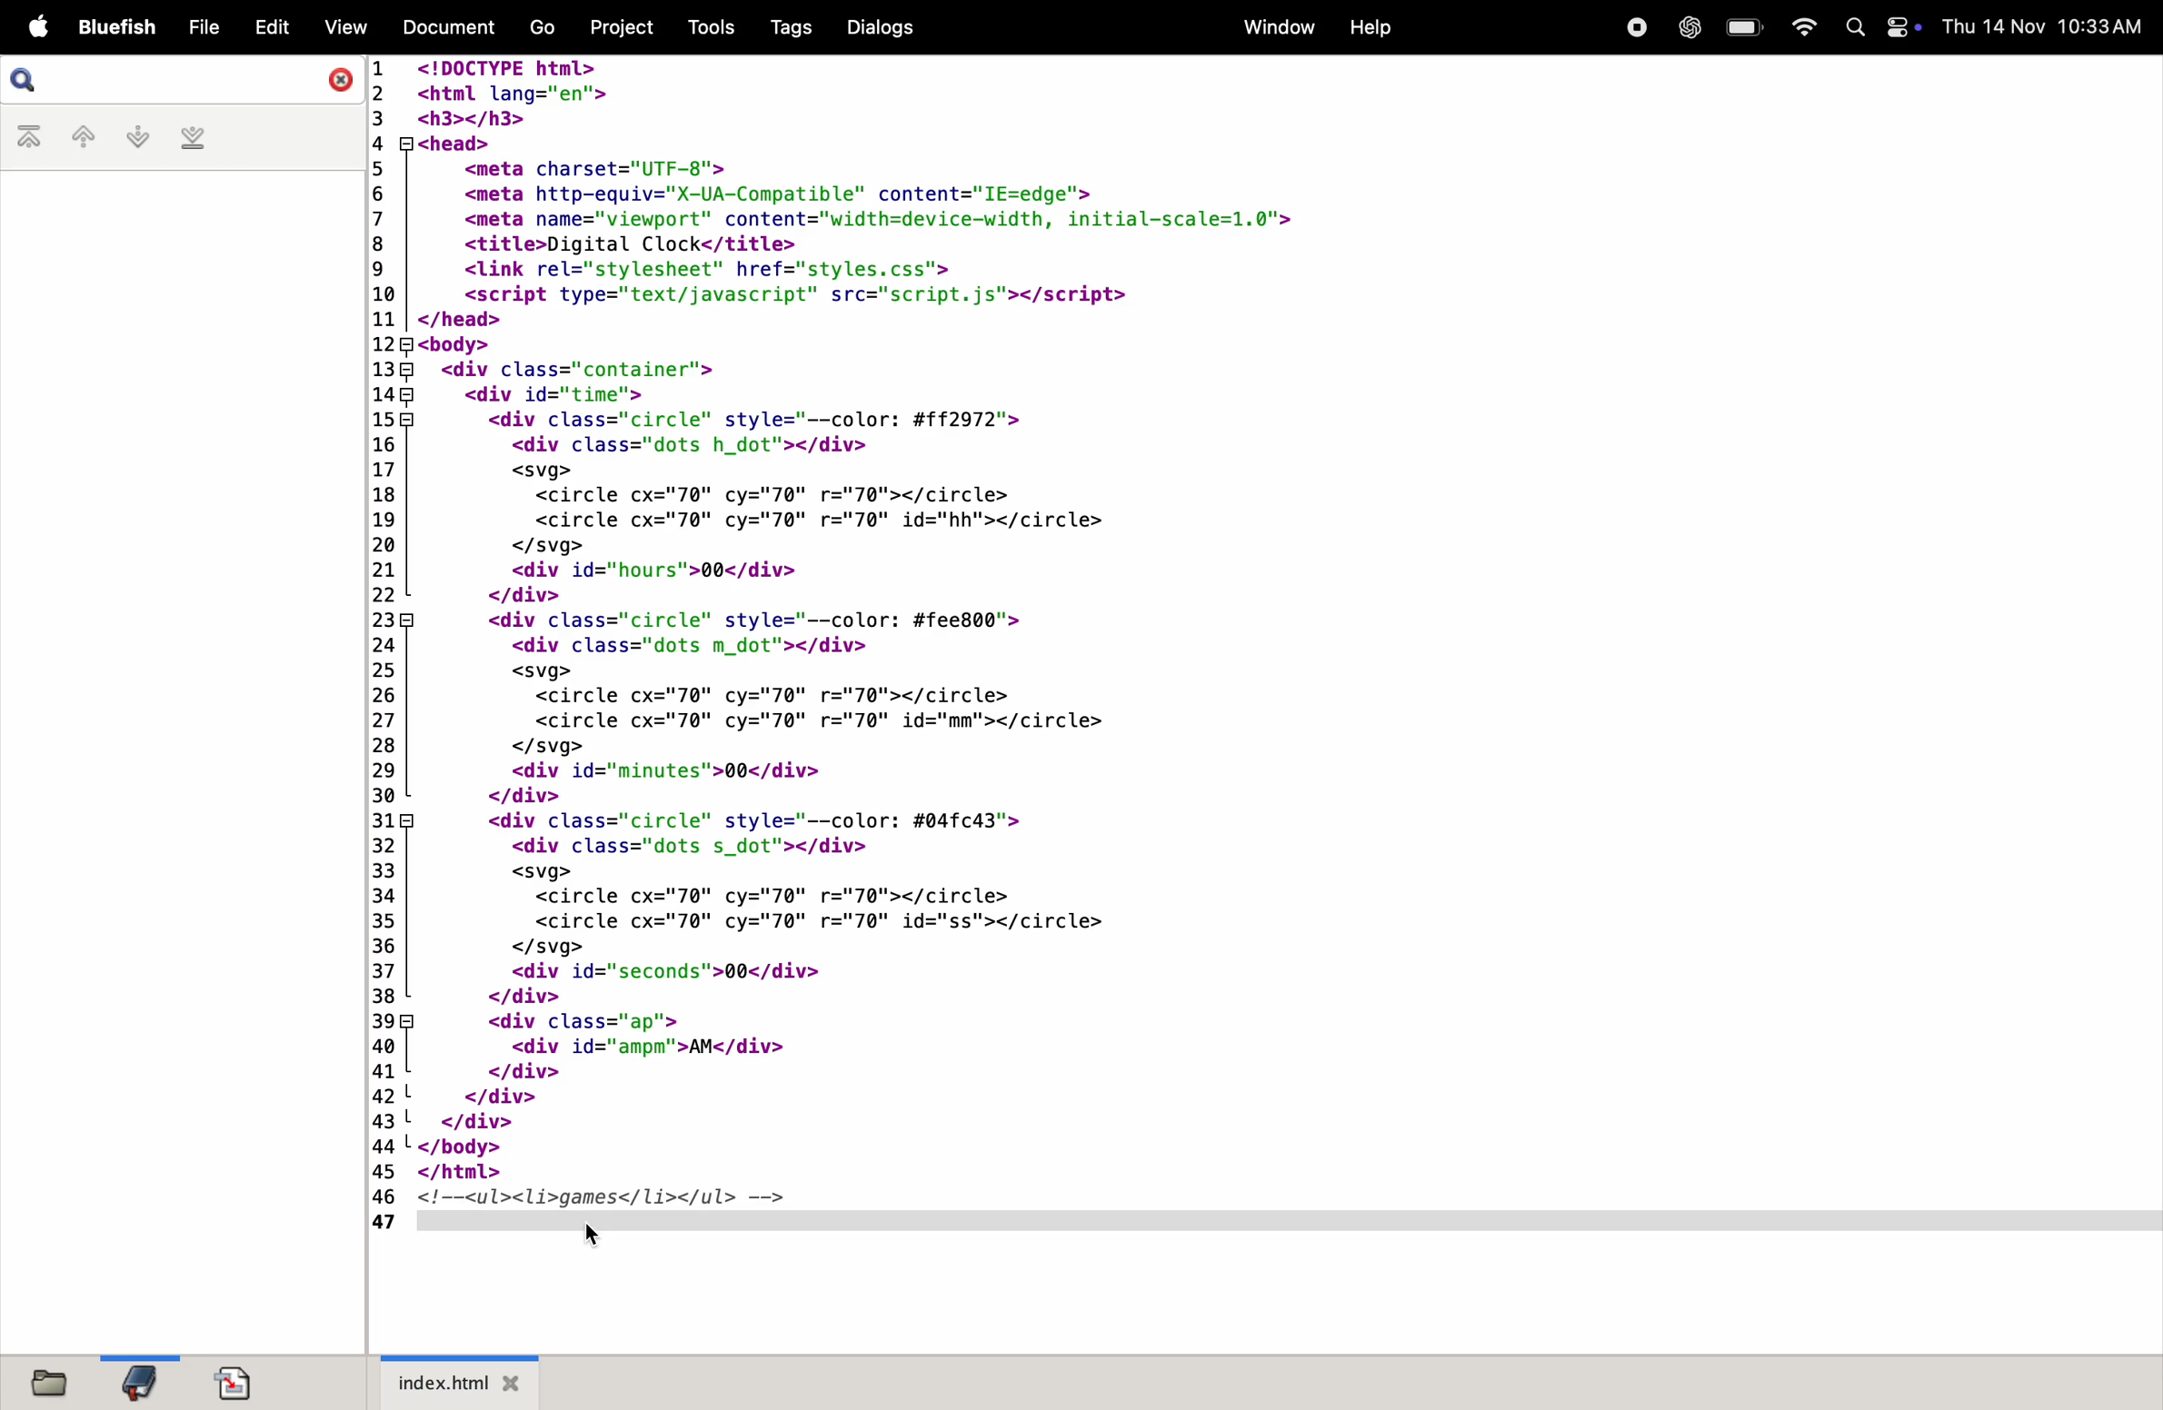 This screenshot has width=2163, height=1410. What do you see at coordinates (787, 29) in the screenshot?
I see `Tags` at bounding box center [787, 29].